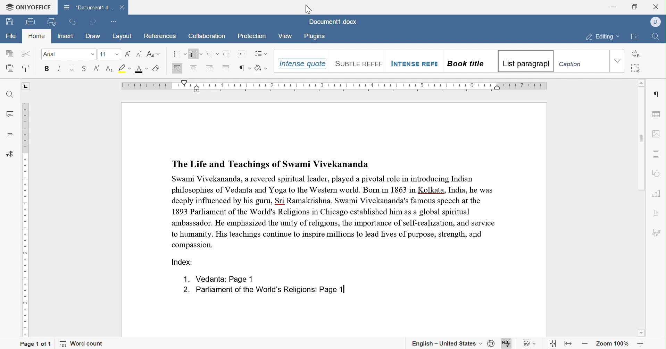 The height and width of the screenshot is (349, 666). What do you see at coordinates (206, 36) in the screenshot?
I see `collaboration` at bounding box center [206, 36].